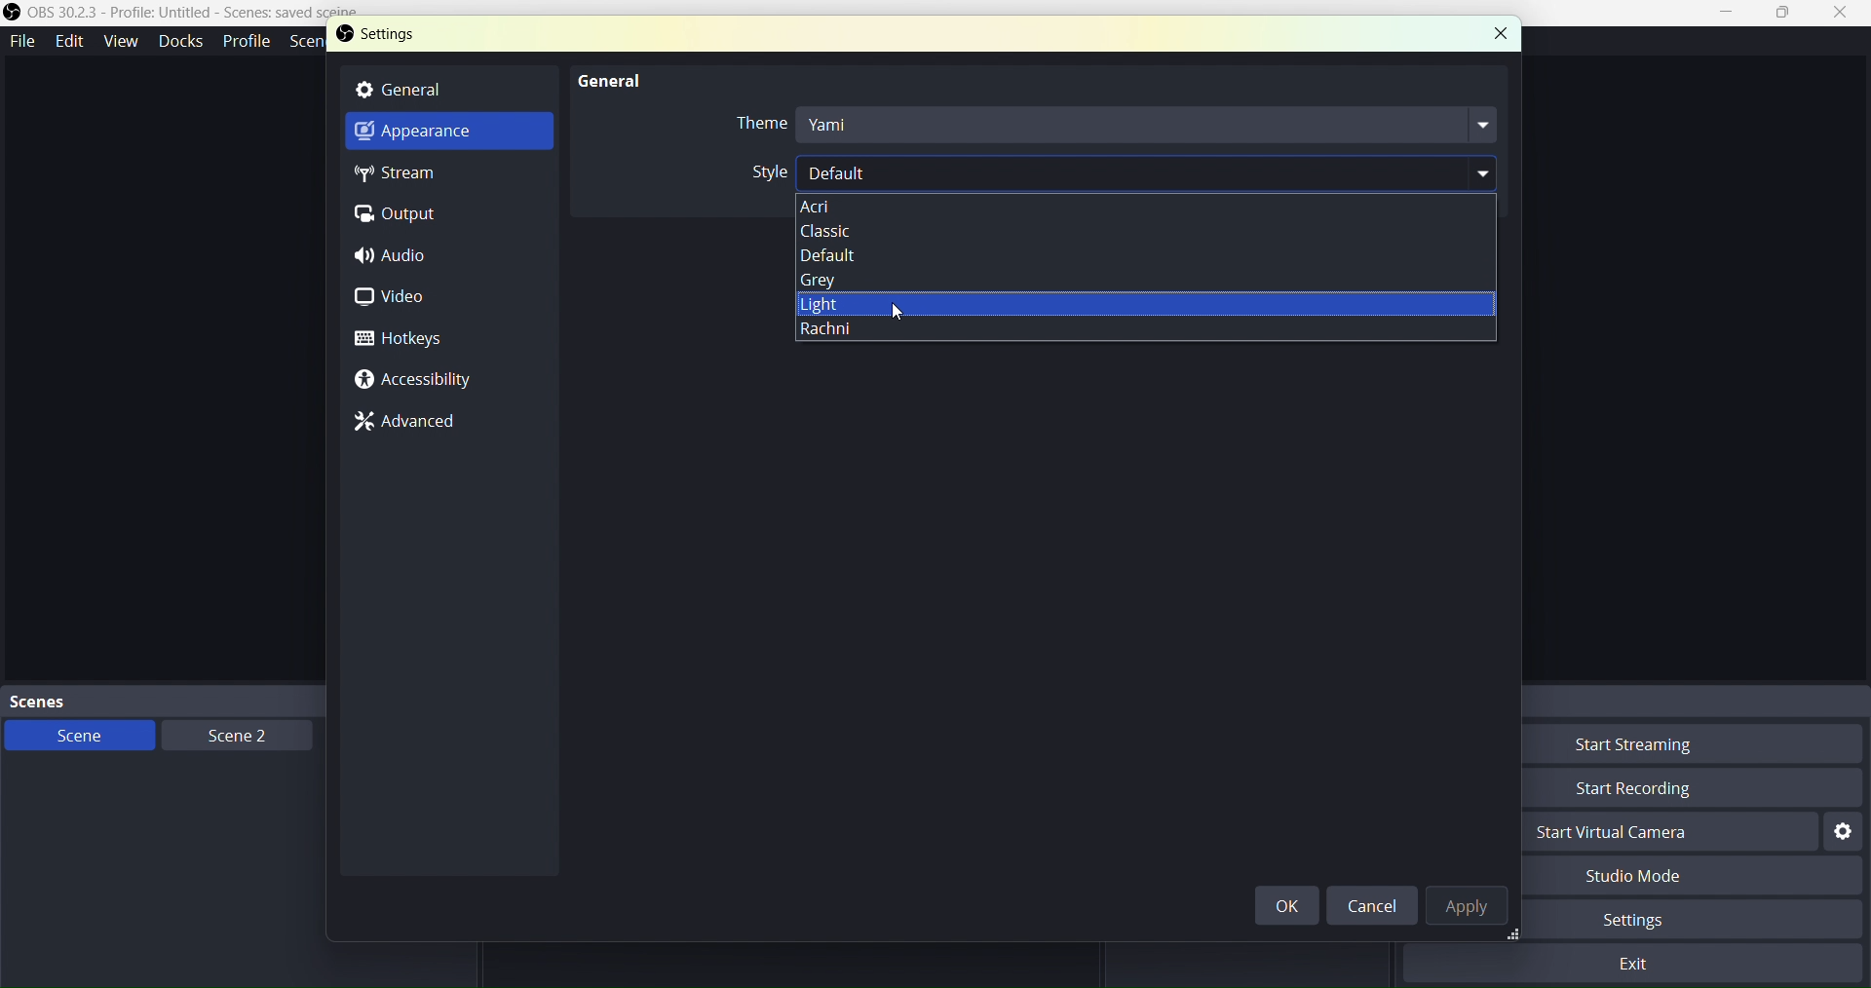 The image size is (1871, 988). What do you see at coordinates (1668, 877) in the screenshot?
I see `Studio Mode` at bounding box center [1668, 877].